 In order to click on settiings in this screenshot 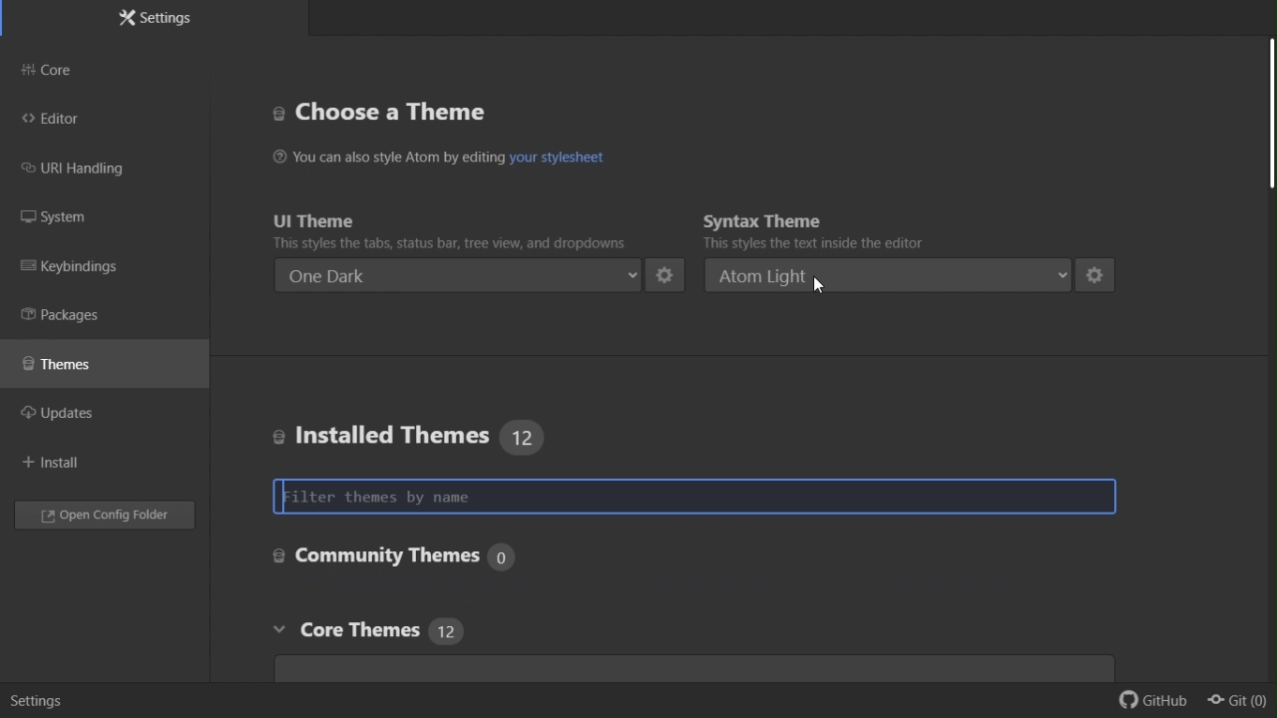, I will do `click(46, 706)`.